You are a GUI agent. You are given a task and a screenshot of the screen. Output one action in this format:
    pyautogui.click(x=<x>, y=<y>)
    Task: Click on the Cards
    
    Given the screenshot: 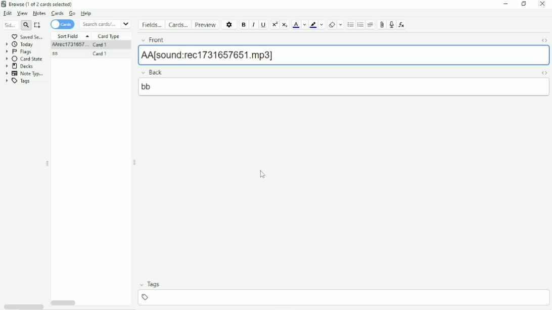 What is the action you would take?
    pyautogui.click(x=177, y=25)
    